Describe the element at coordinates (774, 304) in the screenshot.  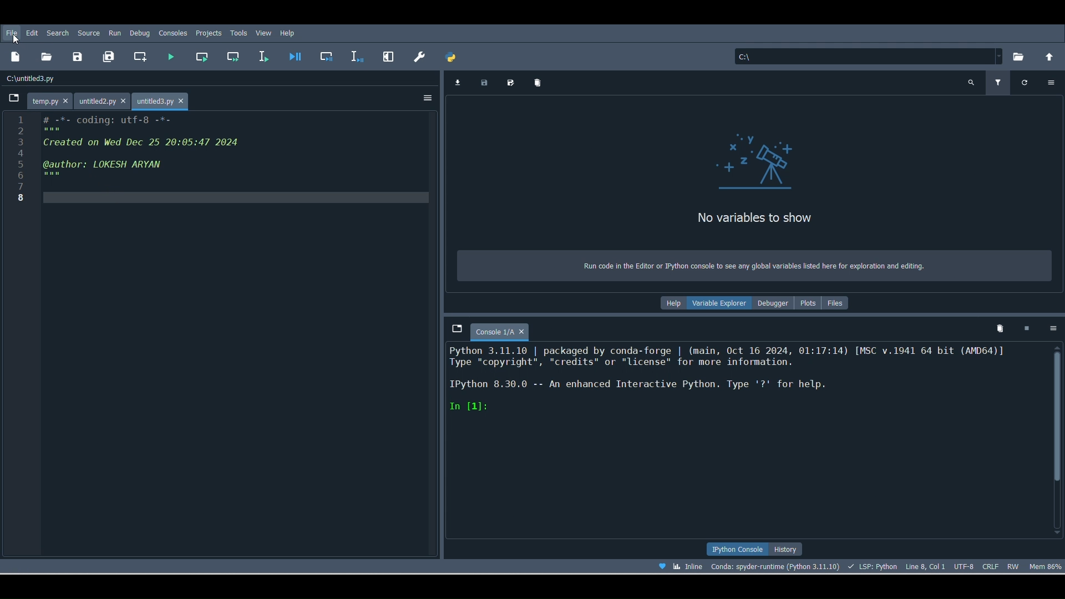
I see `Debugger` at that location.